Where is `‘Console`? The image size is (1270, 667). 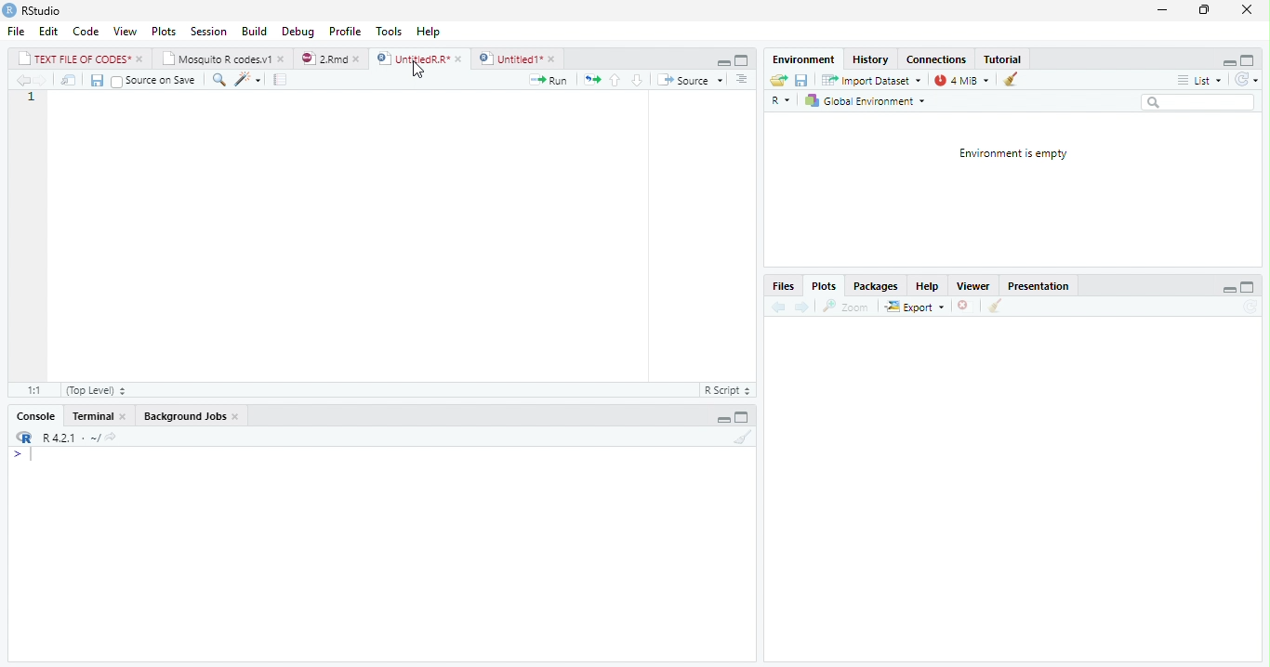
‘Console is located at coordinates (31, 418).